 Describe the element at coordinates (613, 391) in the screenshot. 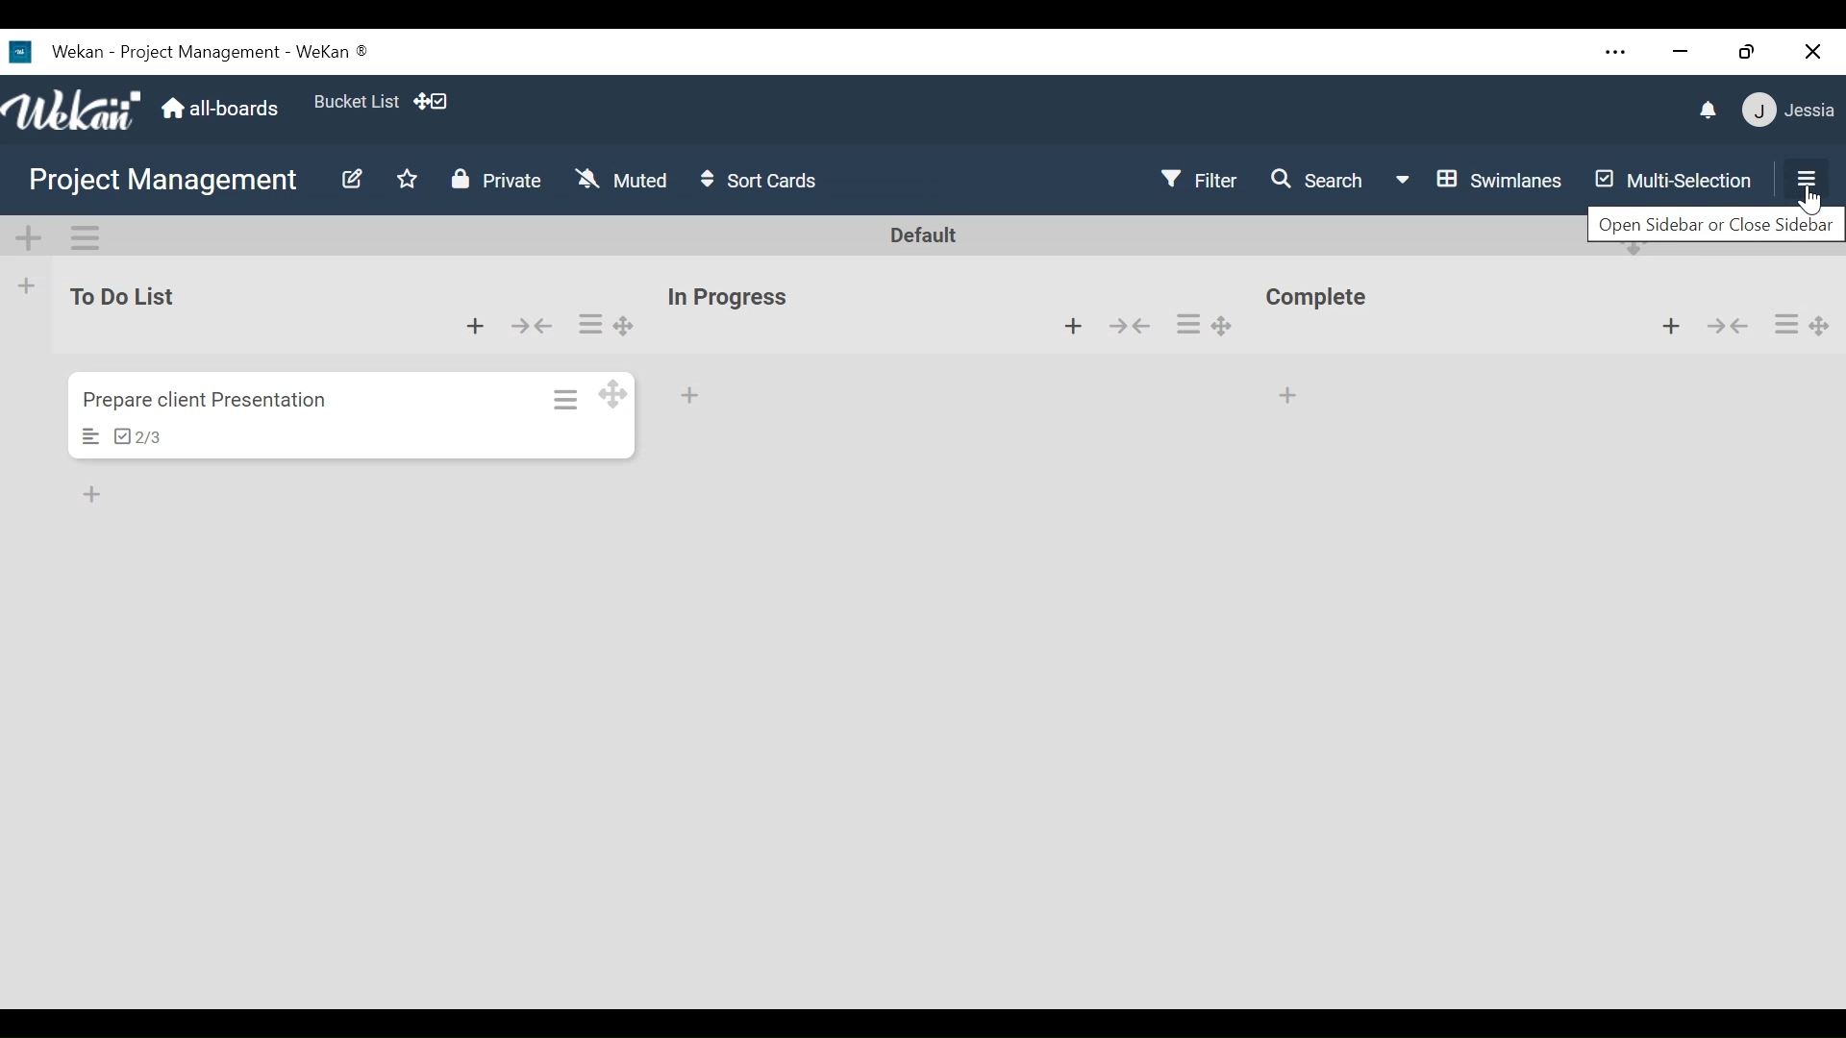

I see `Desktop drag handles` at that location.